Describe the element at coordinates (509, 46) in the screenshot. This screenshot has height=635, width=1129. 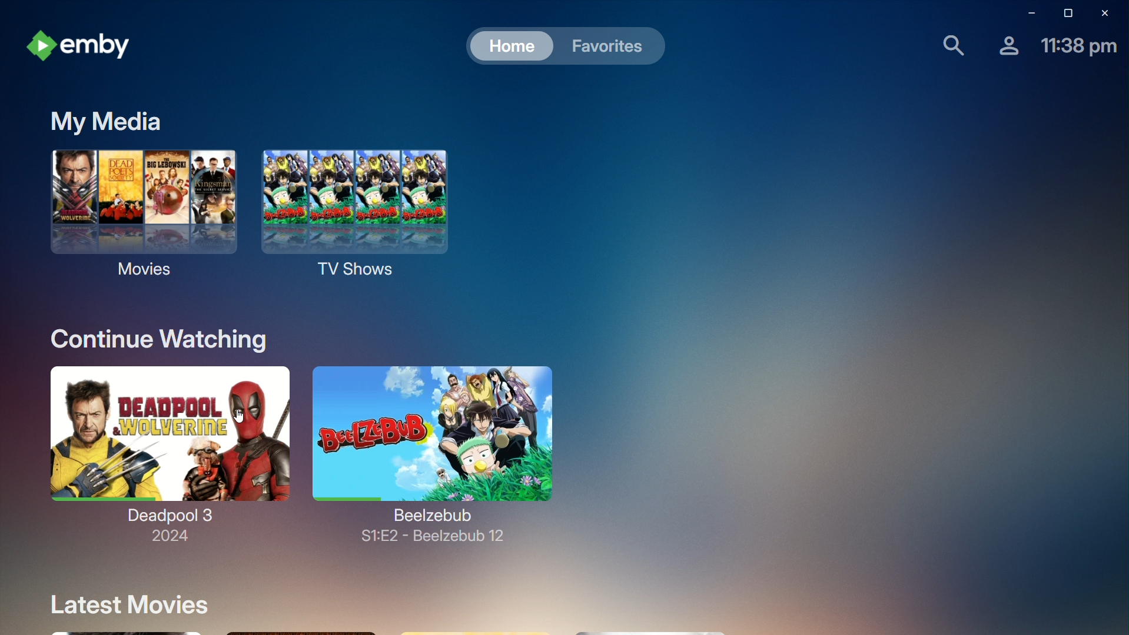
I see `Home` at that location.